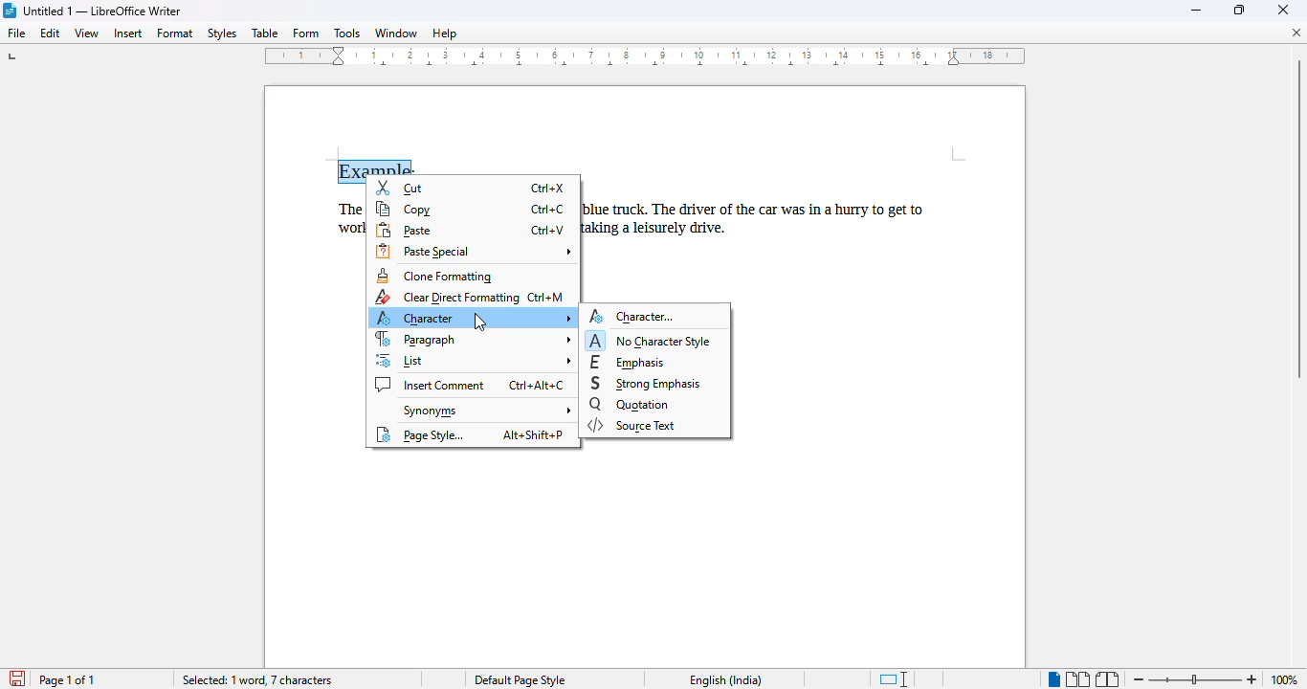  What do you see at coordinates (12, 58) in the screenshot?
I see `tab stop` at bounding box center [12, 58].